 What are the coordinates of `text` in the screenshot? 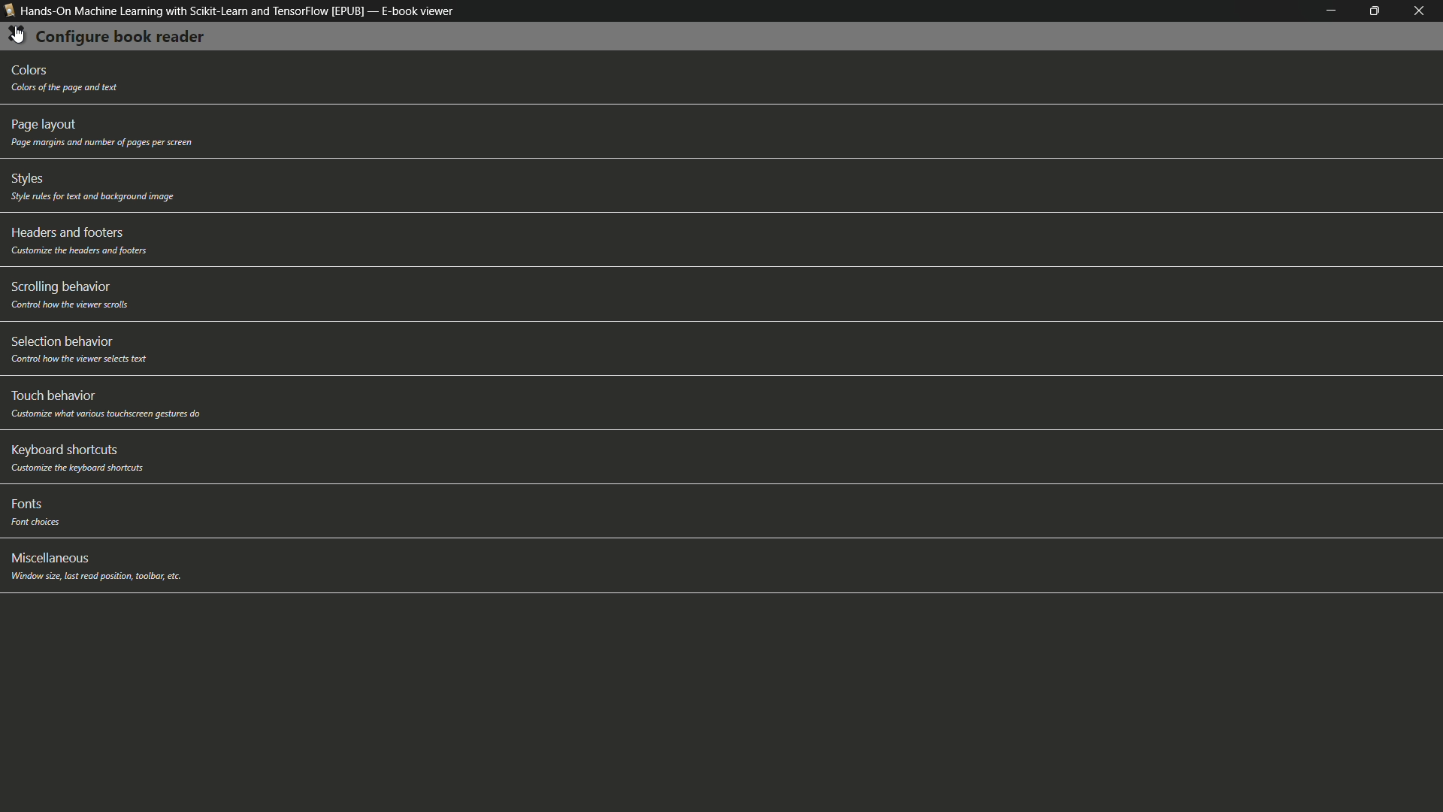 It's located at (95, 577).